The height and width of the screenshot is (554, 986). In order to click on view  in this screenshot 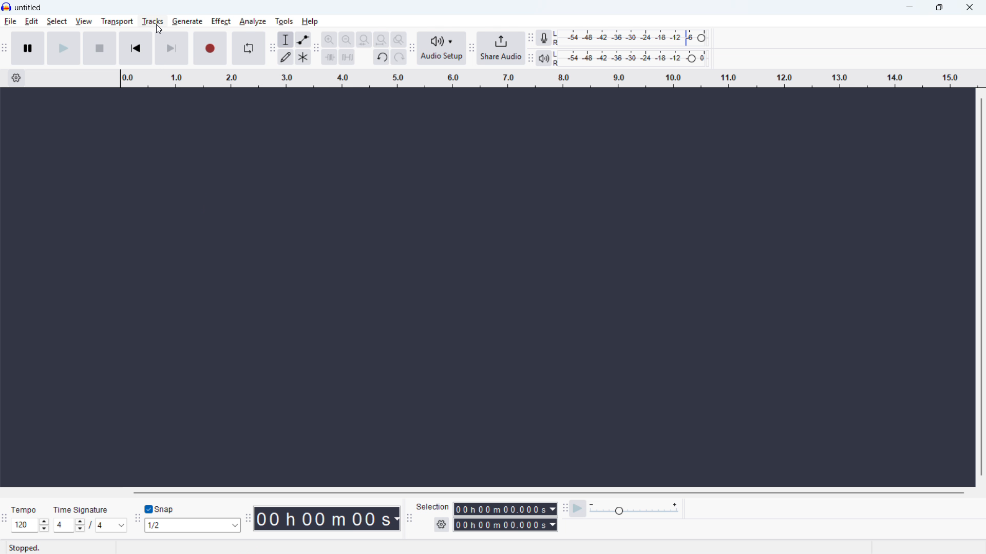, I will do `click(84, 22)`.